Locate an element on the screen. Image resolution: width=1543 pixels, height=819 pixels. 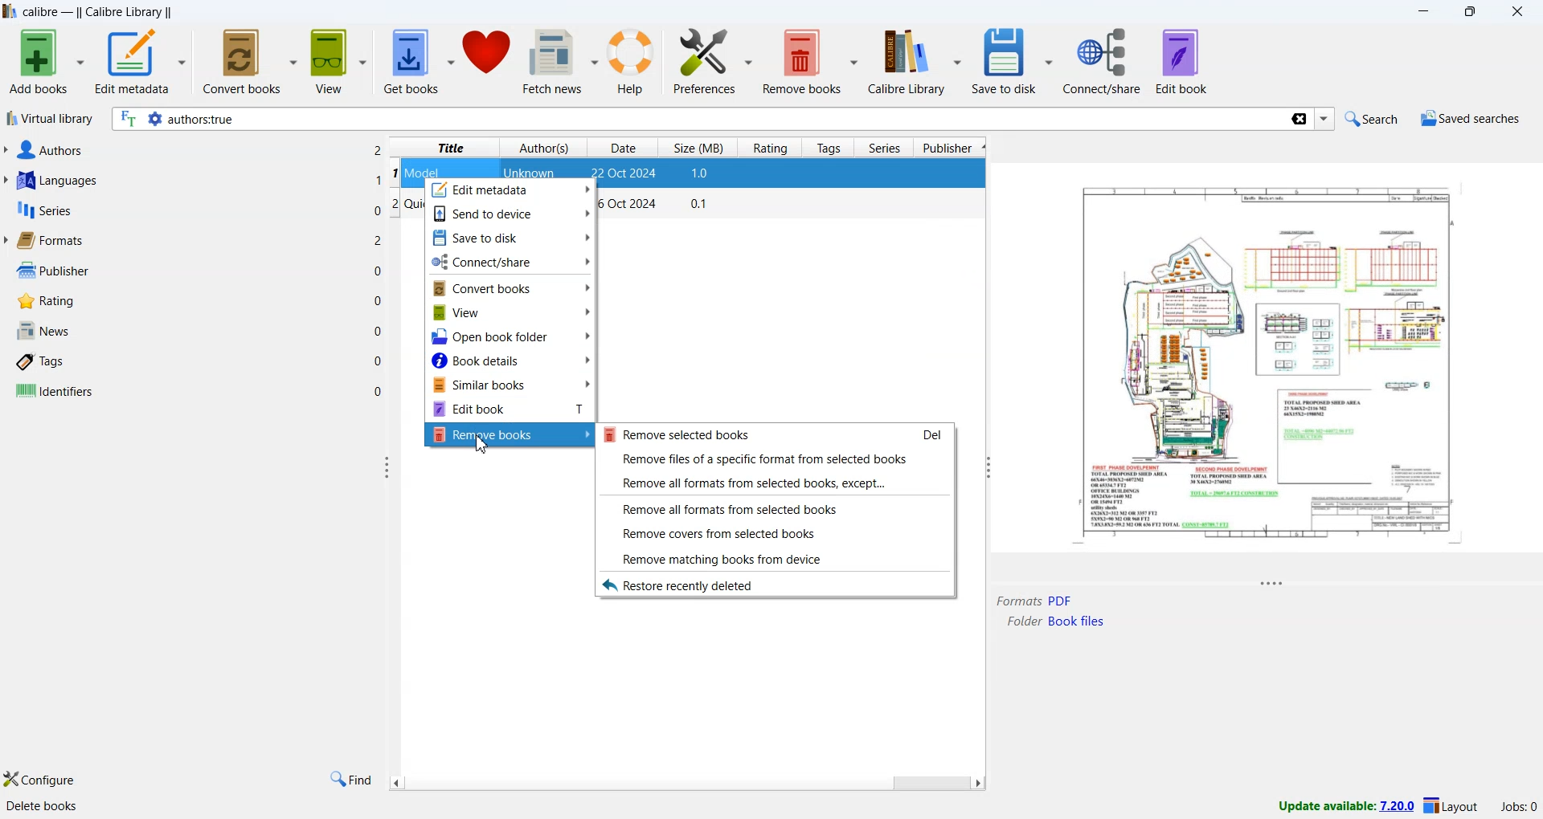
edit metadata is located at coordinates (141, 63).